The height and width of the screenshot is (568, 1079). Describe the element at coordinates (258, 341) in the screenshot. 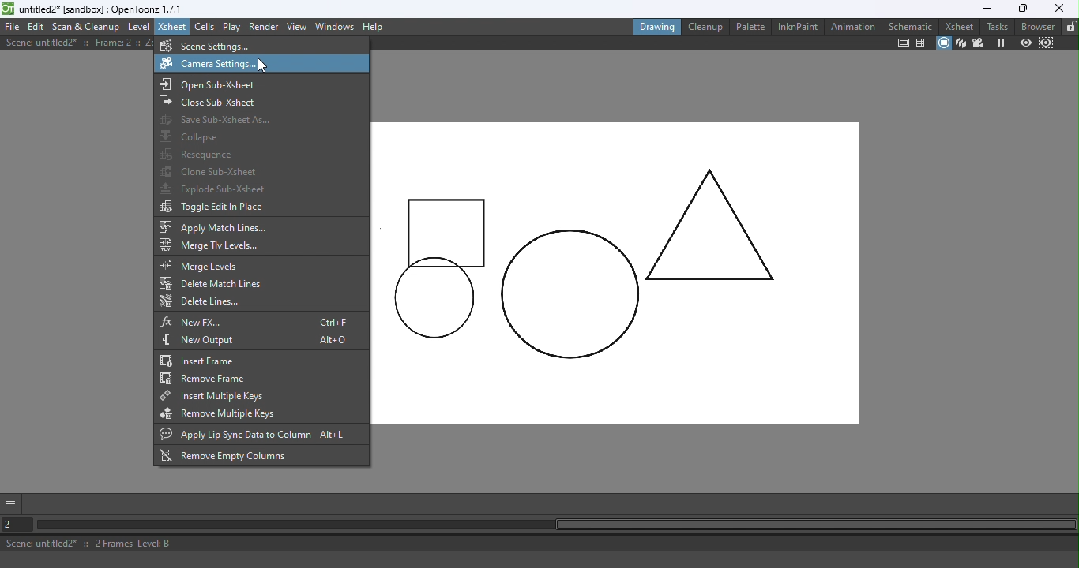

I see `New Output` at that location.